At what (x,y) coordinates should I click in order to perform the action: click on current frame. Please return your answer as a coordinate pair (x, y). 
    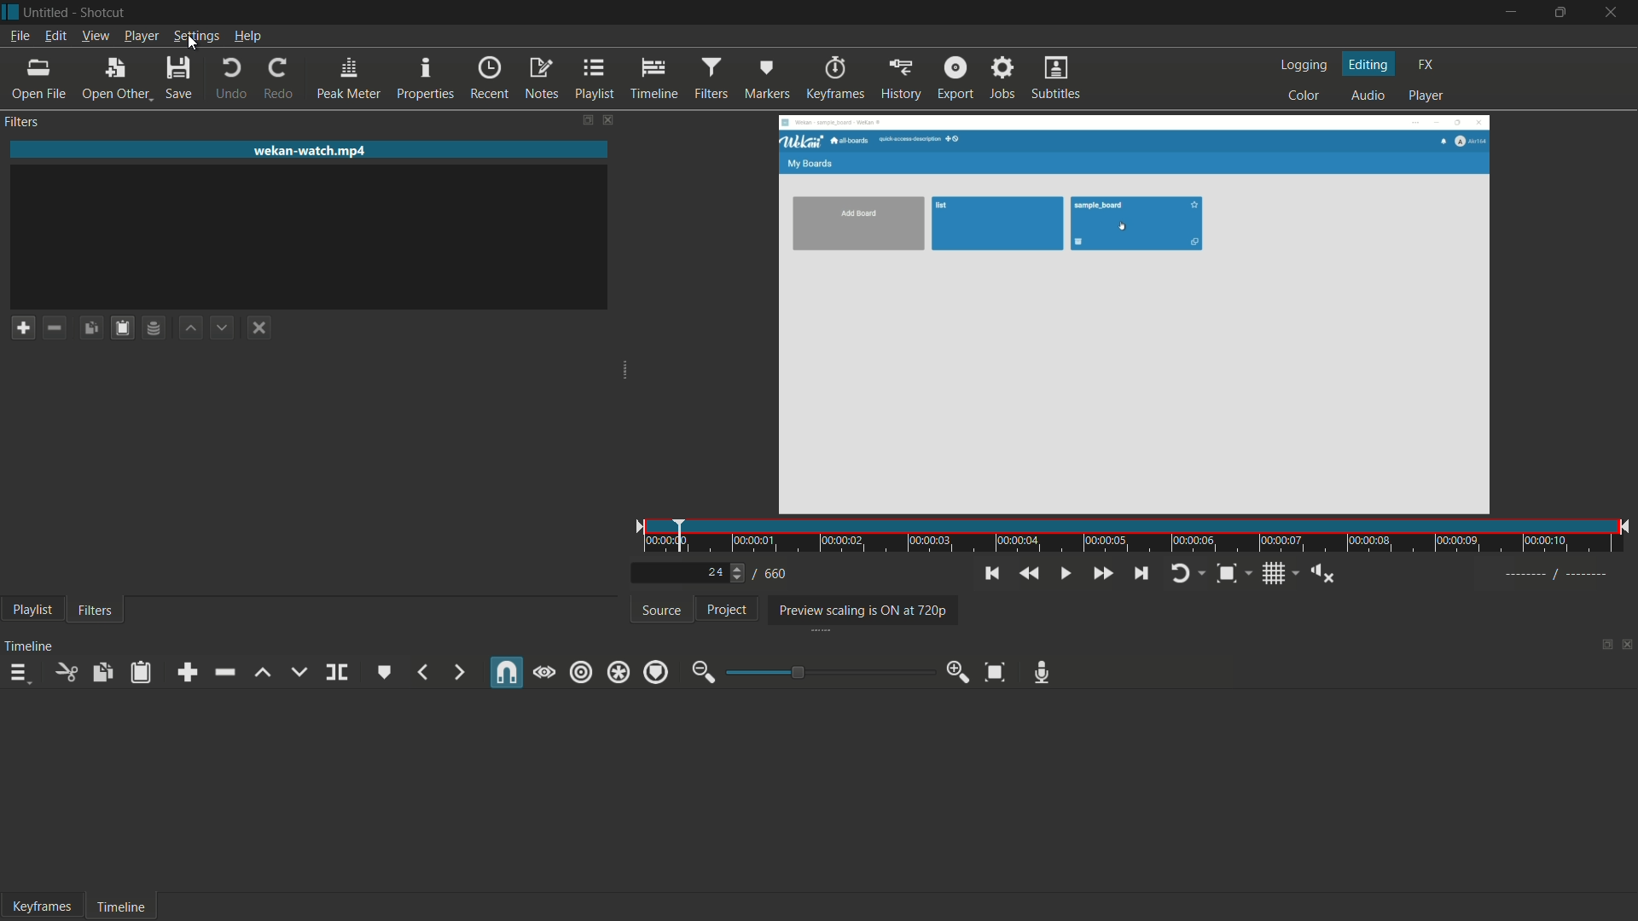
    Looking at the image, I should click on (715, 571).